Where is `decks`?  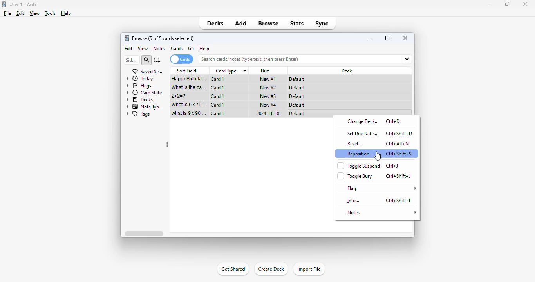
decks is located at coordinates (215, 23).